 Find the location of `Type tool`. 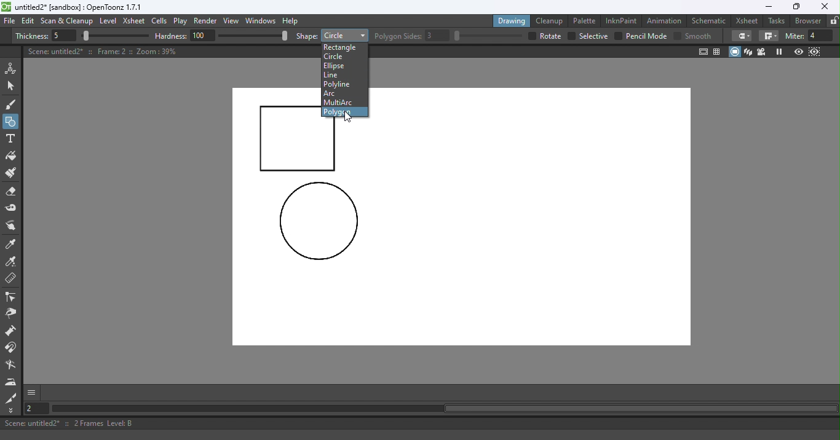

Type tool is located at coordinates (10, 139).